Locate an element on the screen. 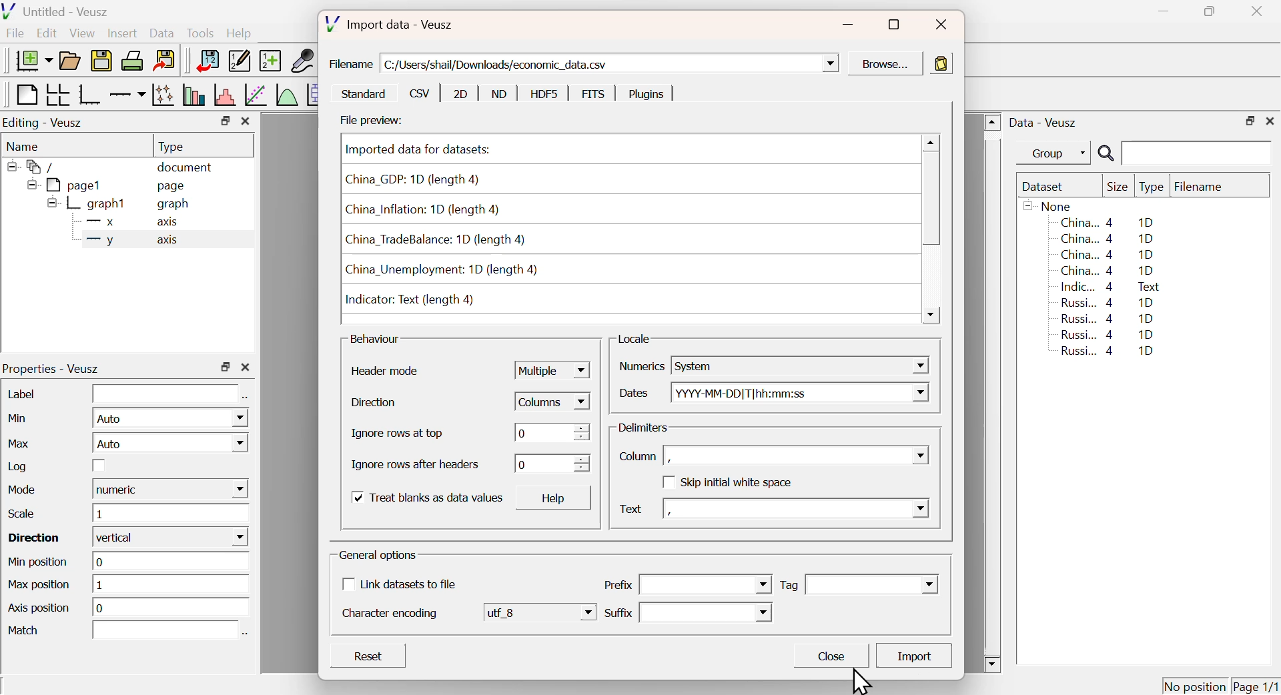  Dropdown is located at coordinates (704, 612).